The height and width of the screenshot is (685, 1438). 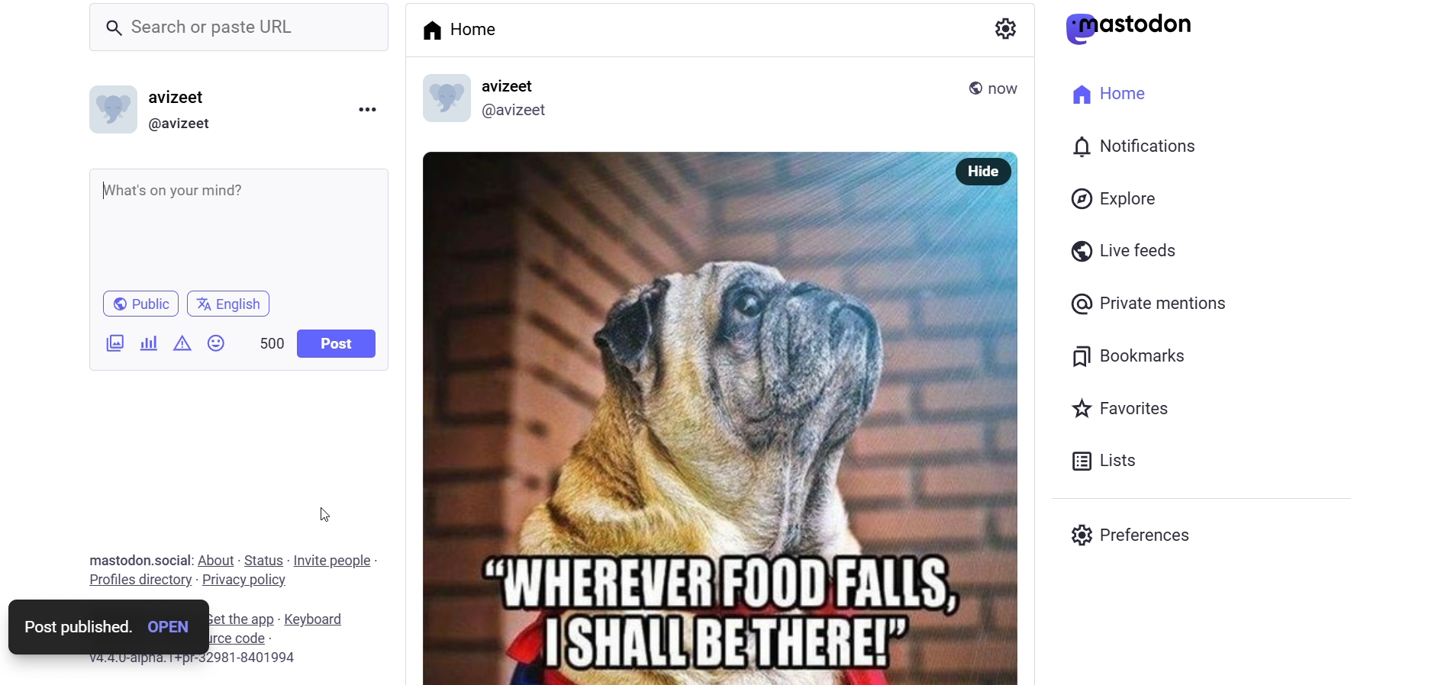 I want to click on about, so click(x=214, y=560).